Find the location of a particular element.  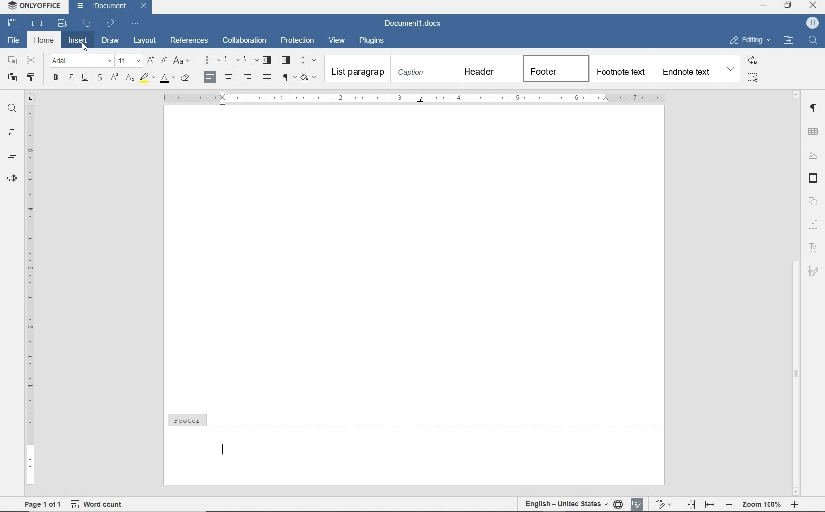

footer is located at coordinates (414, 447).